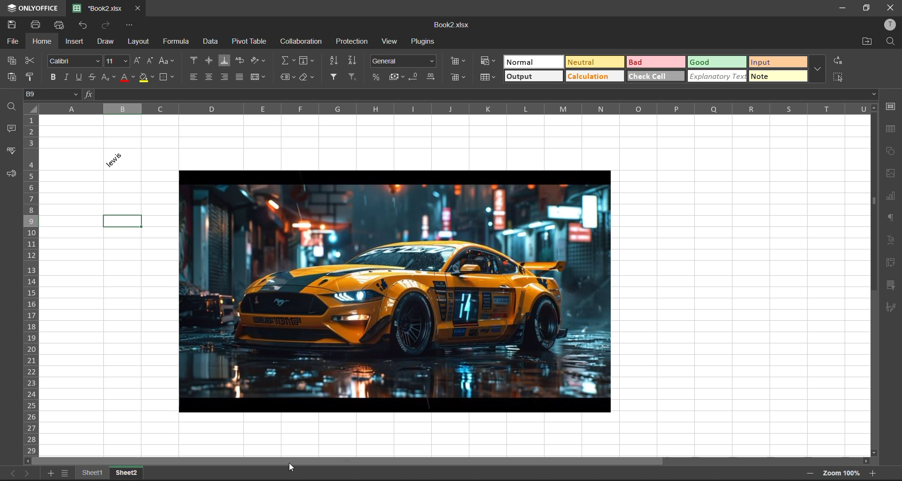 This screenshot has width=902, height=481. What do you see at coordinates (31, 77) in the screenshot?
I see `copy style` at bounding box center [31, 77].